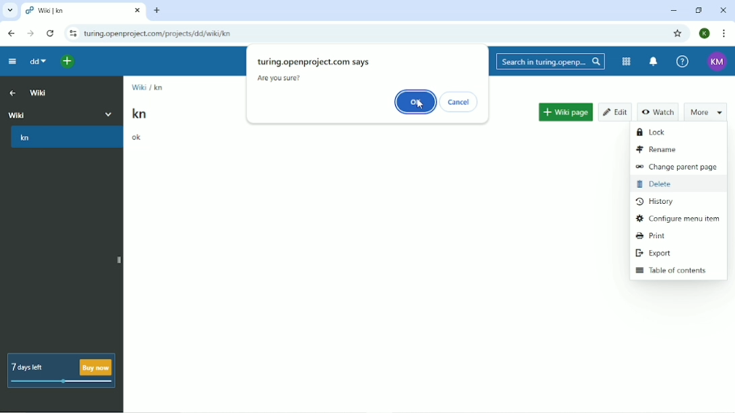 The image size is (735, 413). I want to click on Restore down, so click(697, 9).